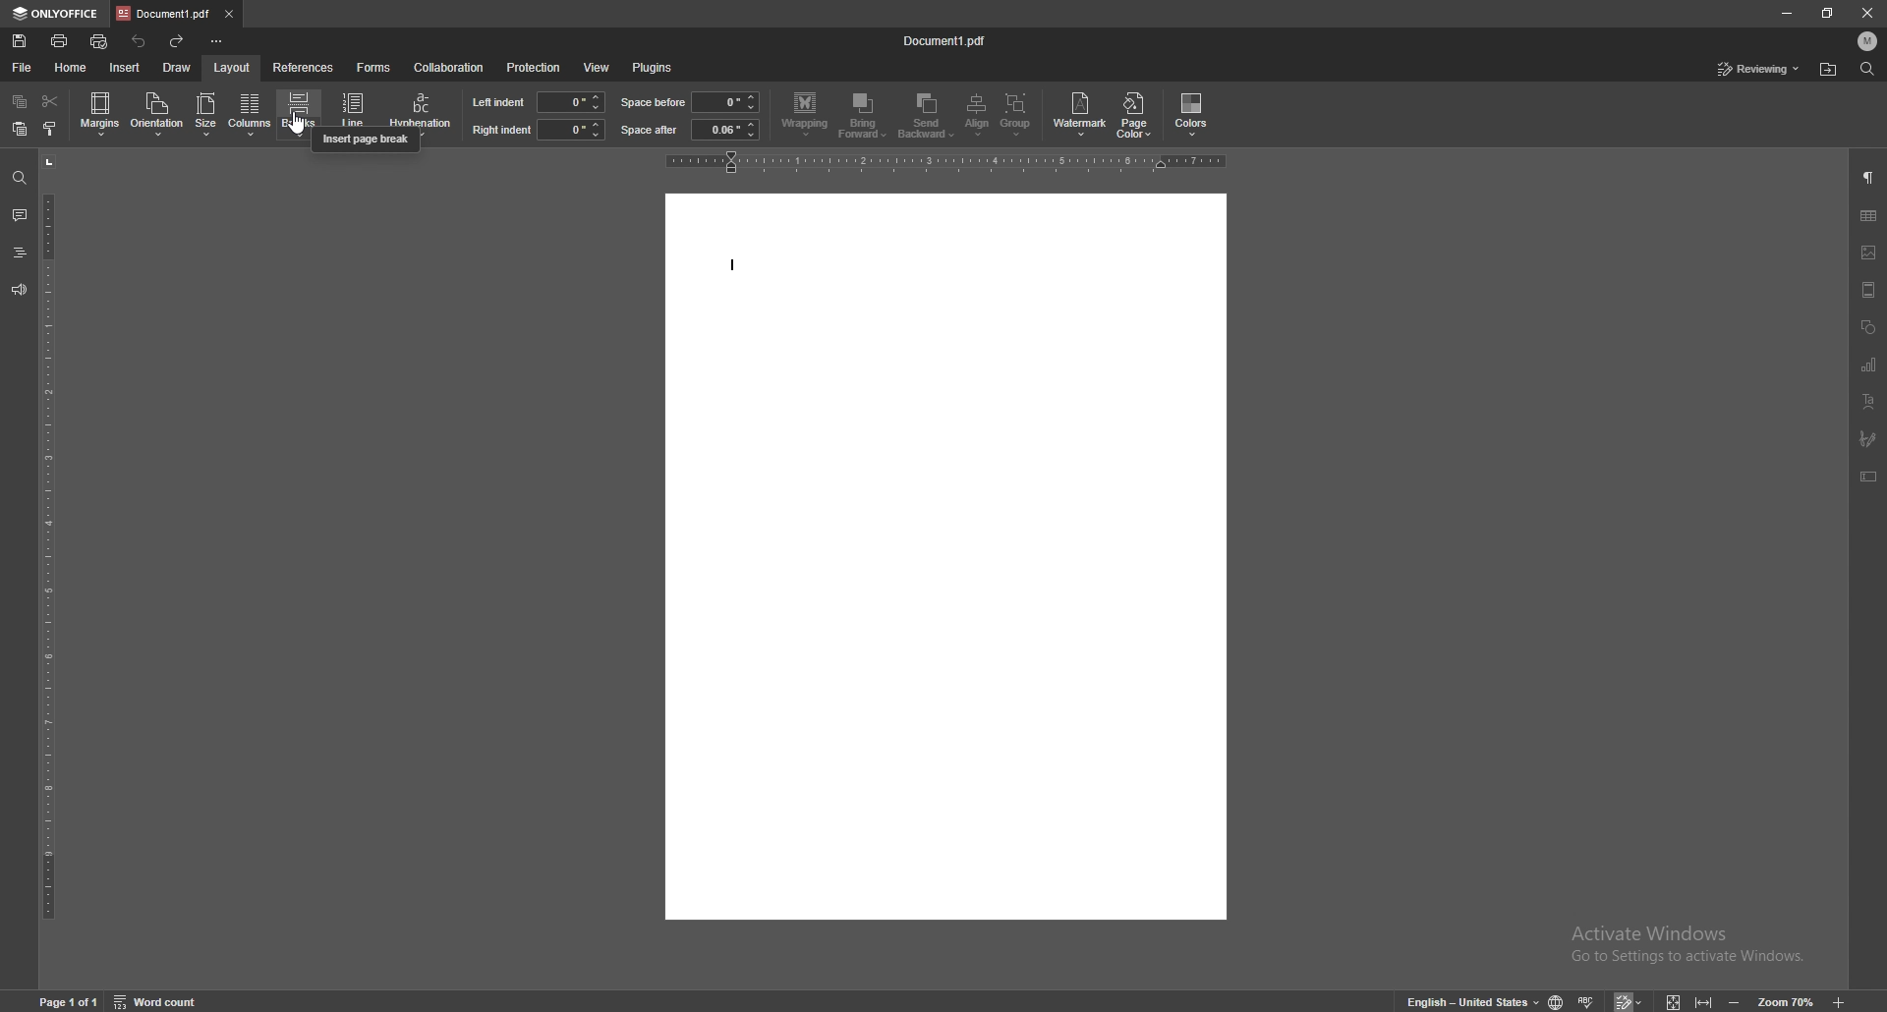  Describe the element at coordinates (216, 40) in the screenshot. I see `customize toolbar` at that location.